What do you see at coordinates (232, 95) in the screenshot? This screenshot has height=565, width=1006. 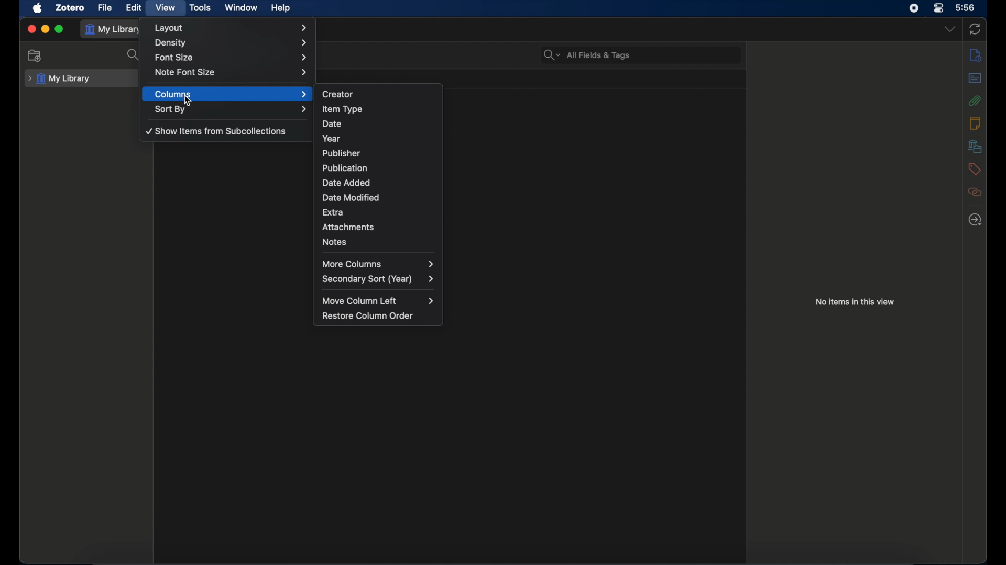 I see `columns` at bounding box center [232, 95].